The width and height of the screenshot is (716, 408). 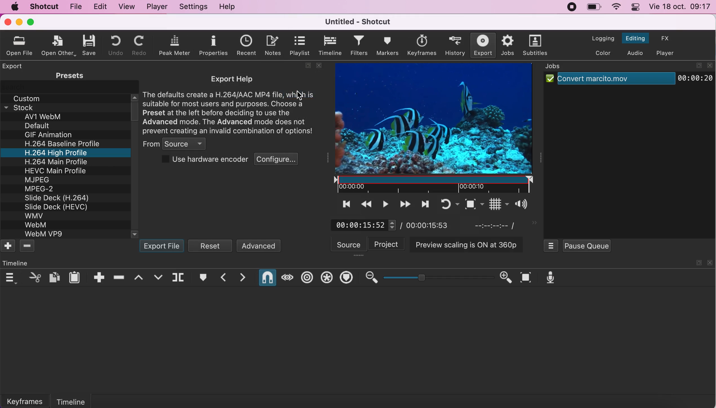 I want to click on cursor, so click(x=296, y=95).